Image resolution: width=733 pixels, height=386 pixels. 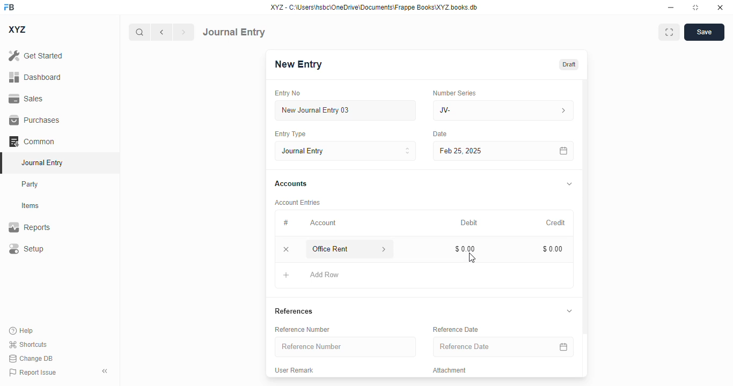 I want to click on reports, so click(x=30, y=227).